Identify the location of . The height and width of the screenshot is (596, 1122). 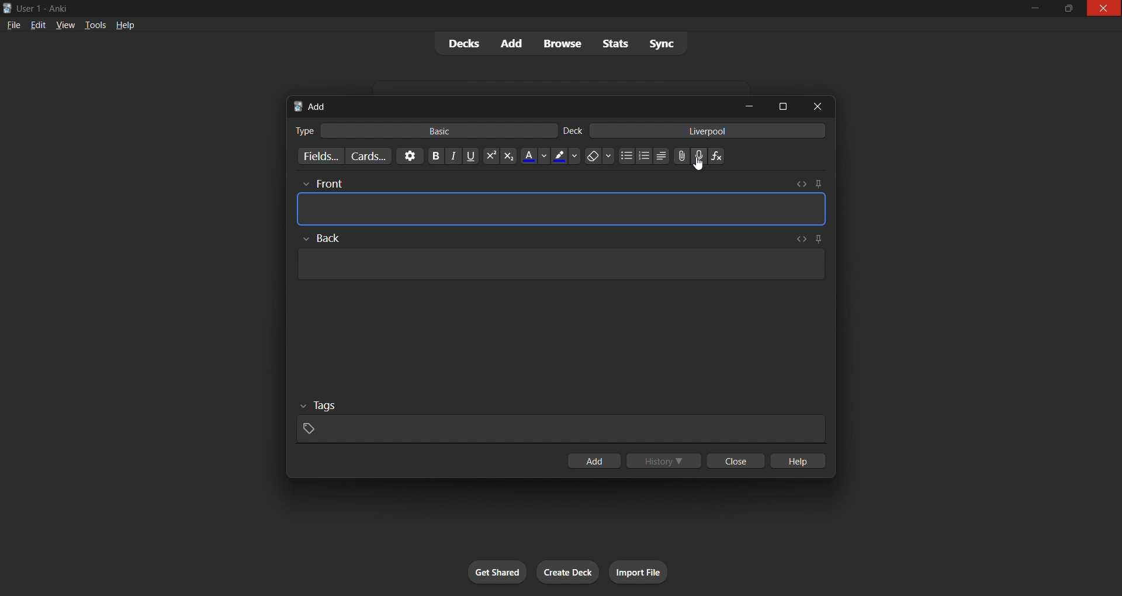
(708, 131).